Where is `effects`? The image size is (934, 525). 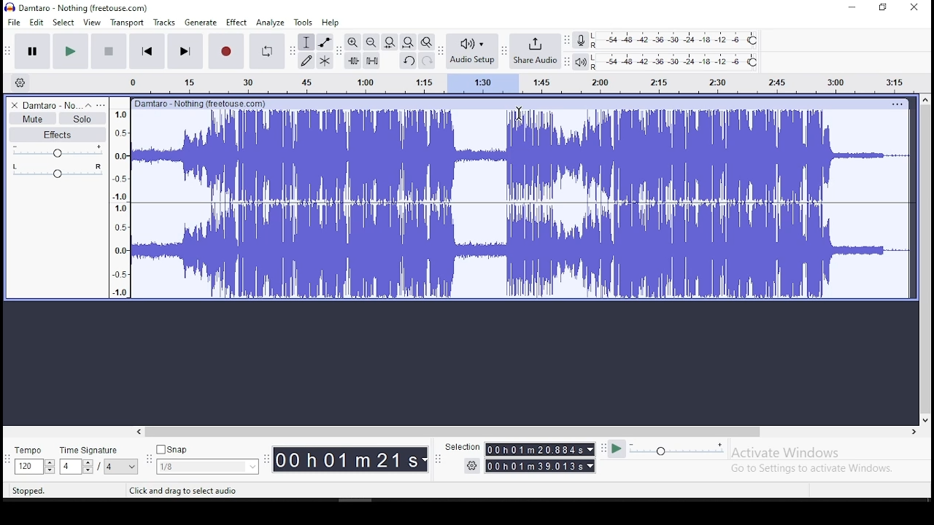 effects is located at coordinates (58, 134).